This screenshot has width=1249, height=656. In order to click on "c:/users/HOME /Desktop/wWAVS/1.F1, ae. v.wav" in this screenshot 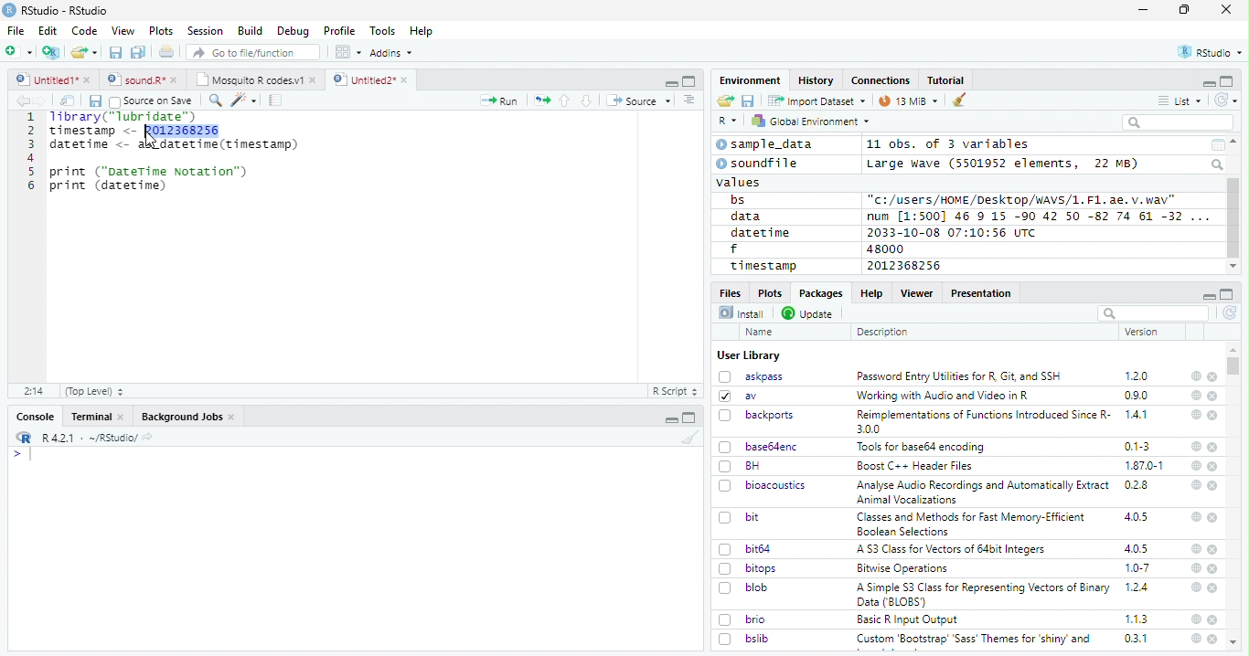, I will do `click(1023, 198)`.